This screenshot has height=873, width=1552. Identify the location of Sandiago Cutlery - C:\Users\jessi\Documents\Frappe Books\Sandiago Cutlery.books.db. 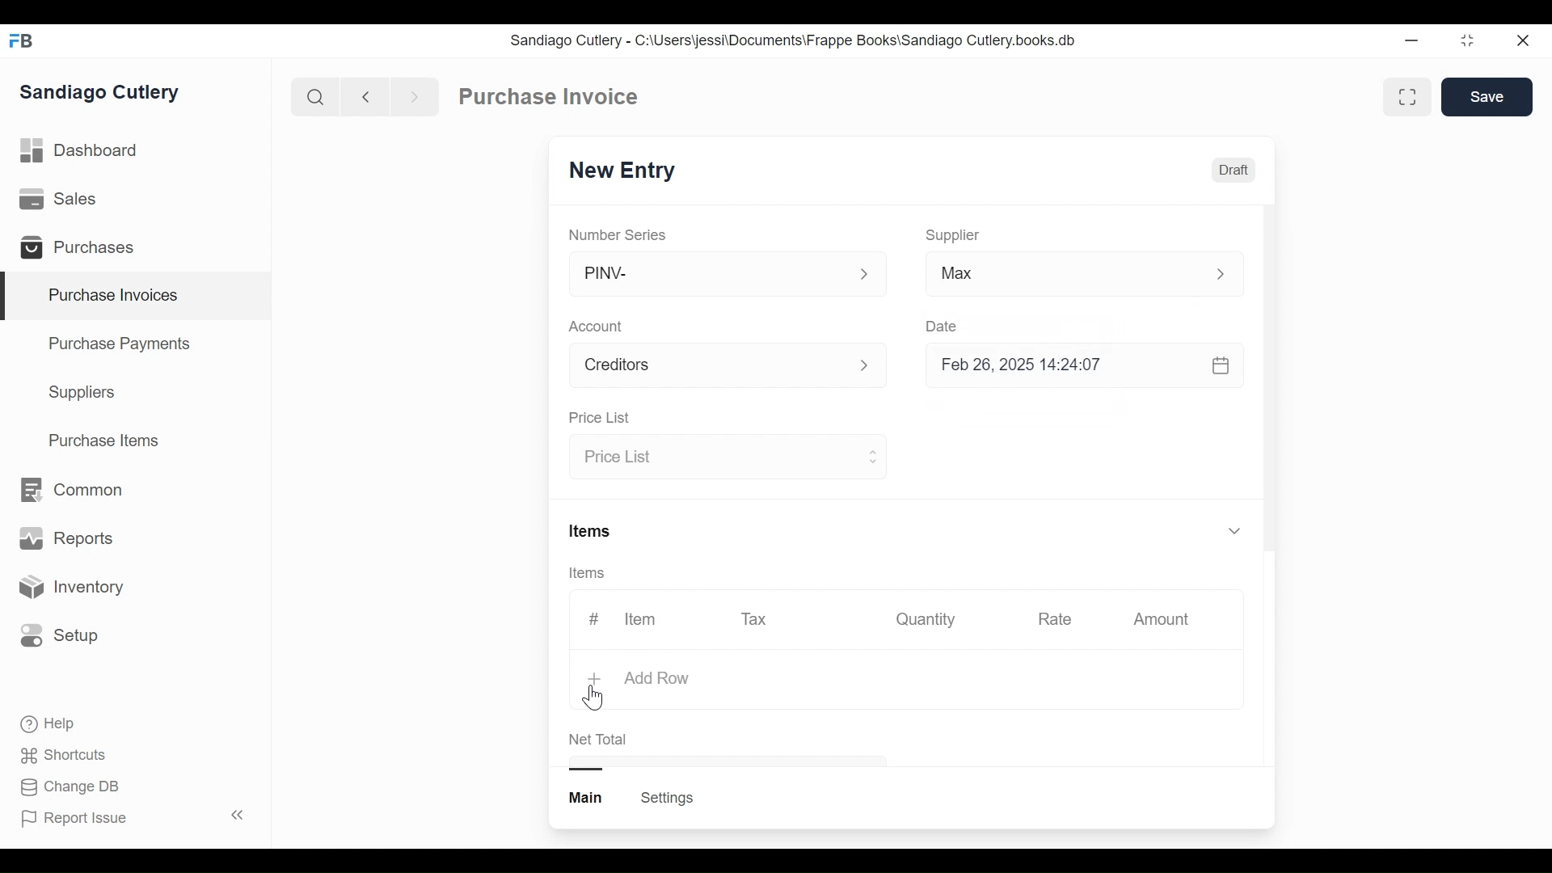
(794, 40).